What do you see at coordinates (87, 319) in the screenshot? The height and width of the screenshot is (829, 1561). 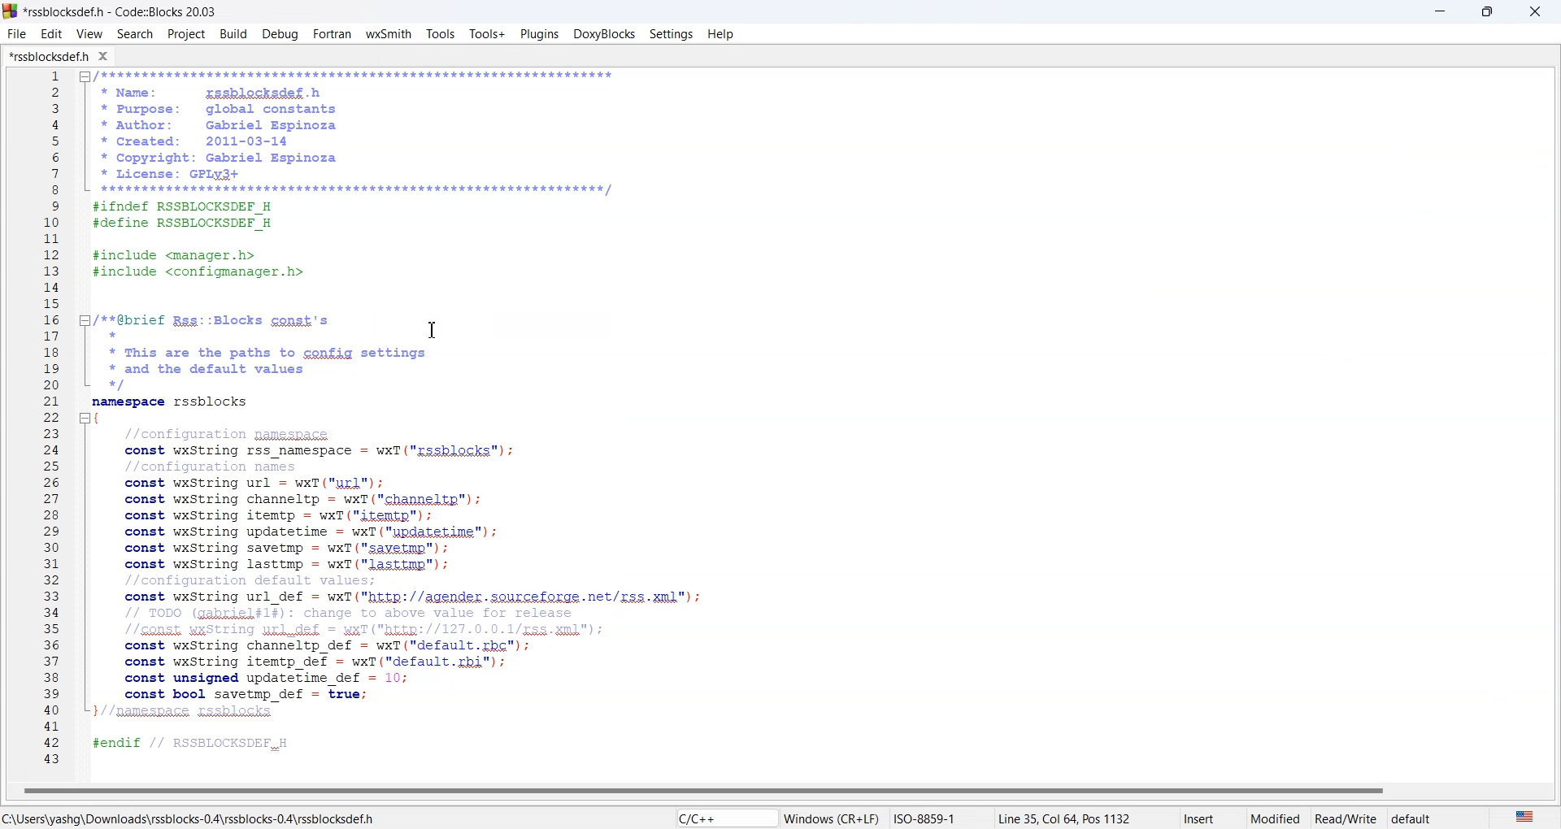 I see `minimize` at bounding box center [87, 319].